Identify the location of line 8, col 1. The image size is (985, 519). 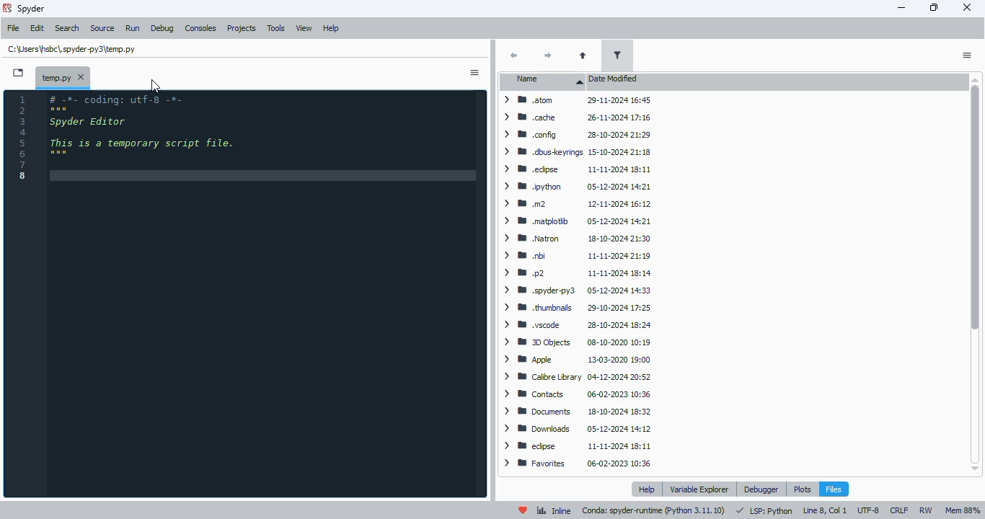
(825, 510).